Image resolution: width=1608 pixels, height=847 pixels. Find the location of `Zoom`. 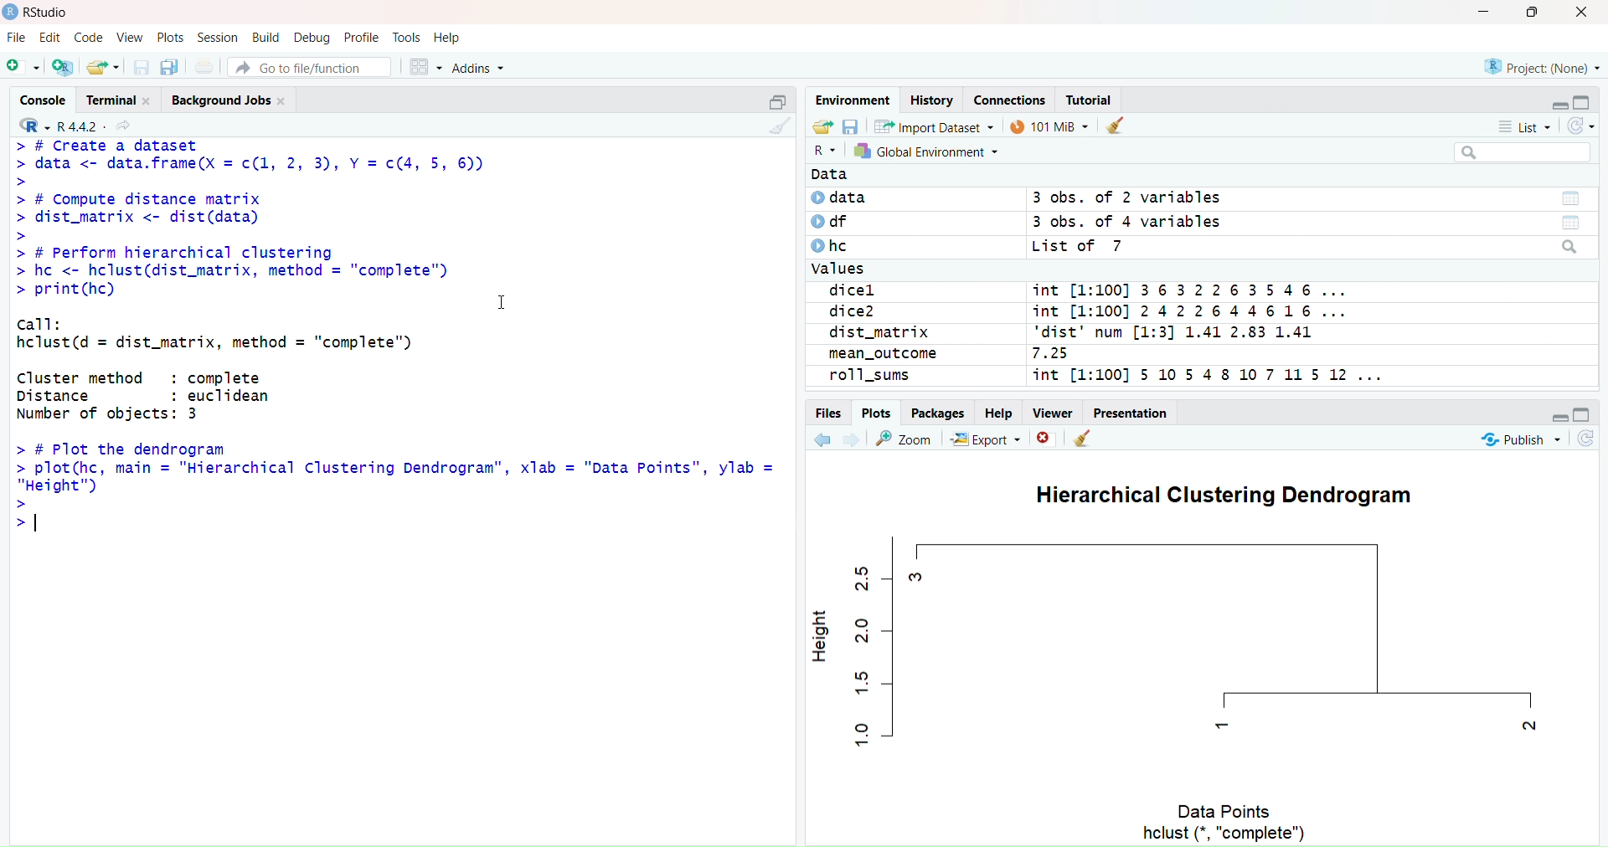

Zoom is located at coordinates (906, 438).